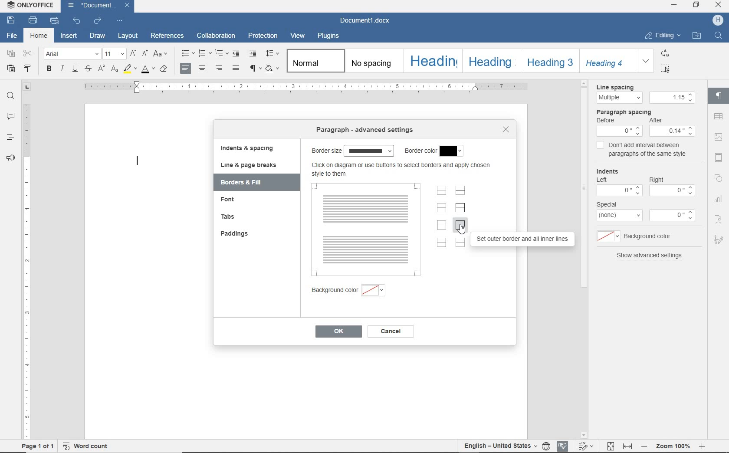 The height and width of the screenshot is (453, 729). I want to click on Fit to page, so click(611, 446).